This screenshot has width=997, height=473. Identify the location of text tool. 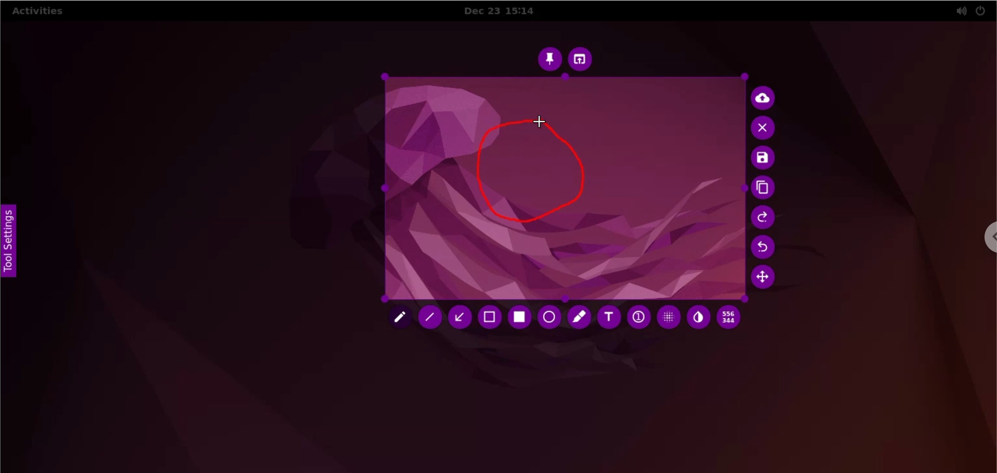
(610, 319).